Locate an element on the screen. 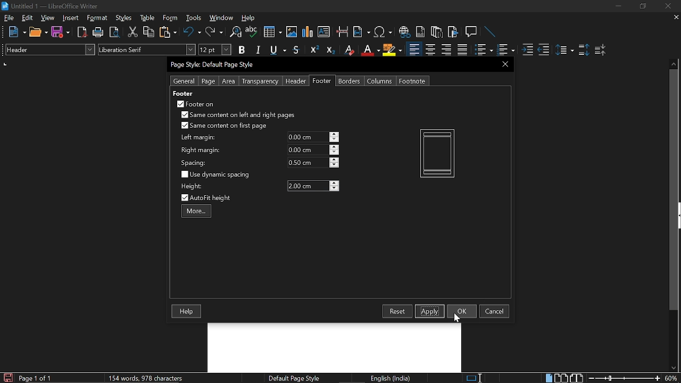 The height and width of the screenshot is (383, 681). decrease right margin is located at coordinates (335, 153).